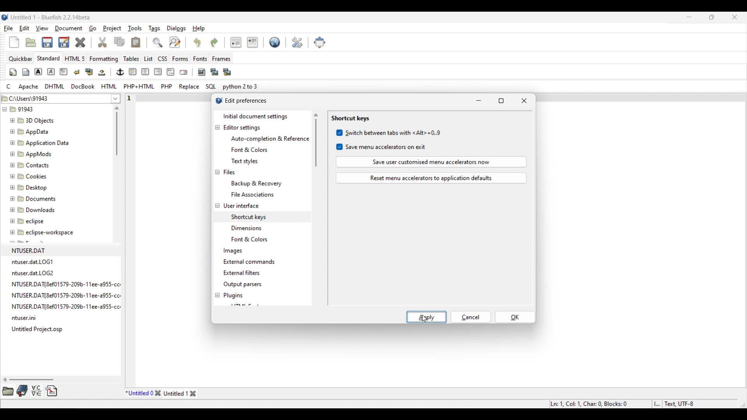 The height and width of the screenshot is (420, 747). What do you see at coordinates (229, 172) in the screenshot?
I see `Files settings` at bounding box center [229, 172].